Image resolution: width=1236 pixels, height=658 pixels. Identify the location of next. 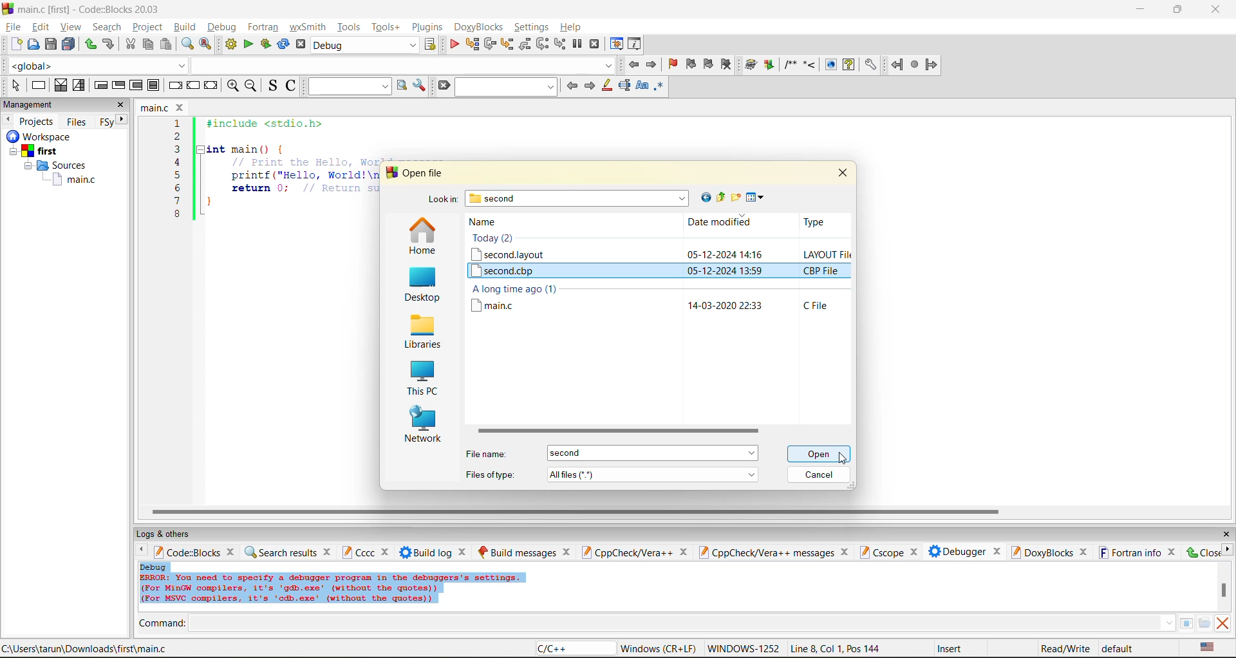
(589, 86).